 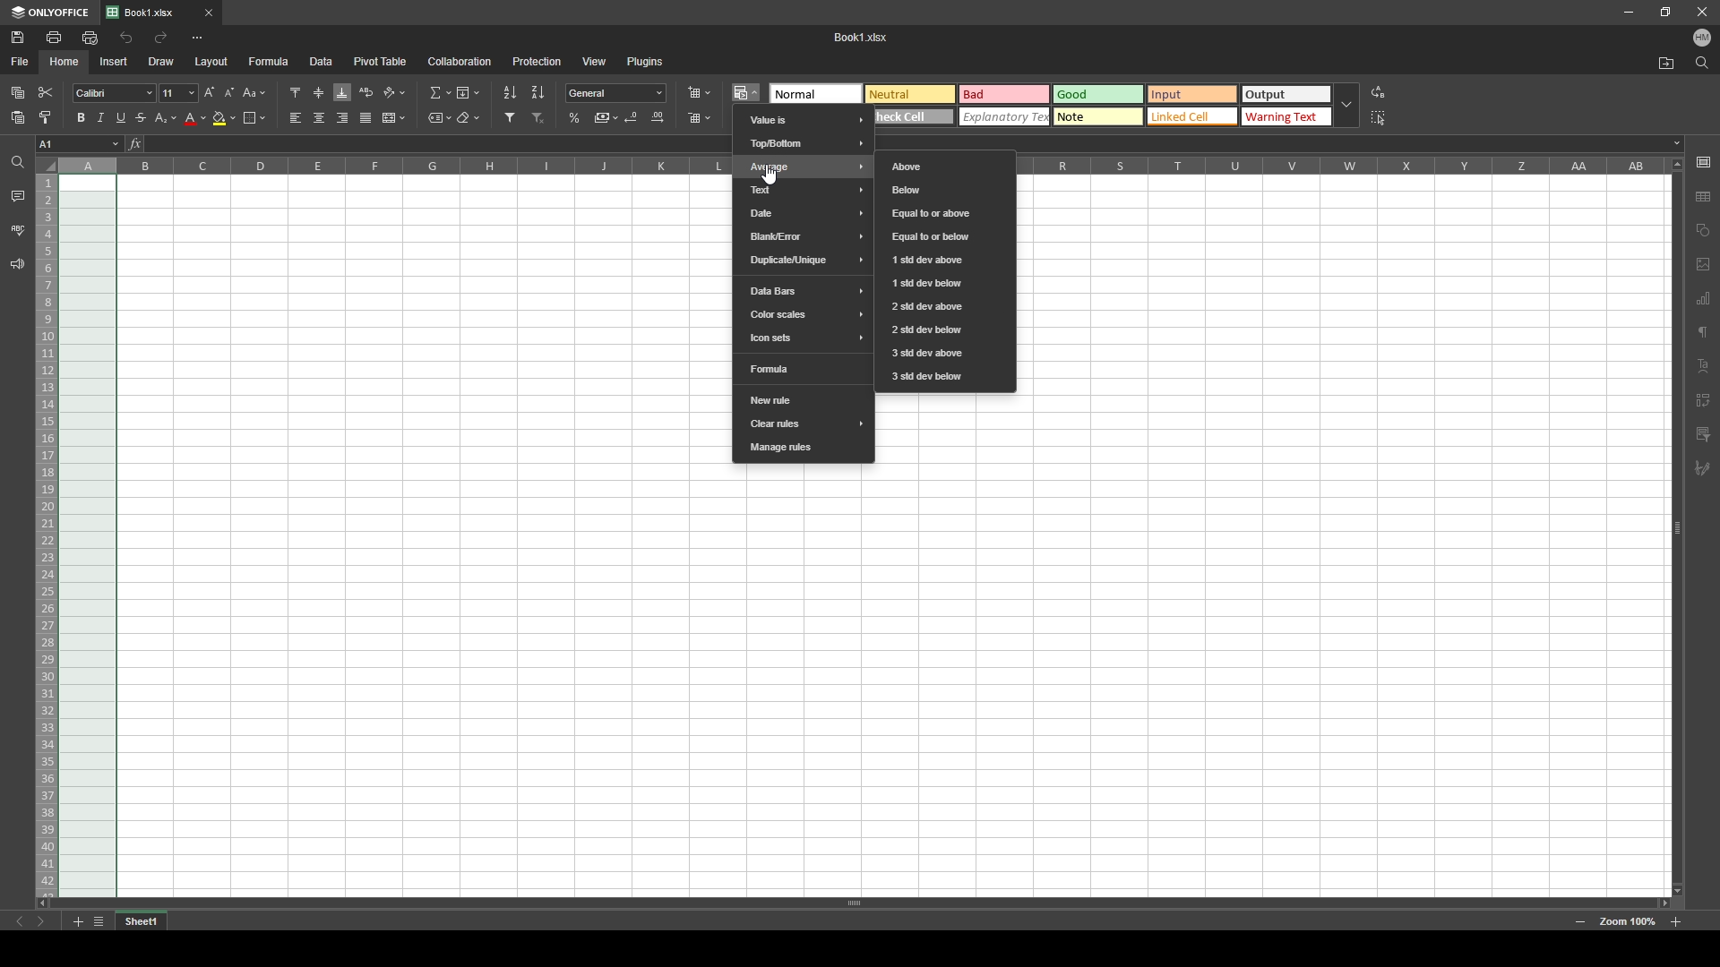 What do you see at coordinates (296, 91) in the screenshot?
I see `align top` at bounding box center [296, 91].